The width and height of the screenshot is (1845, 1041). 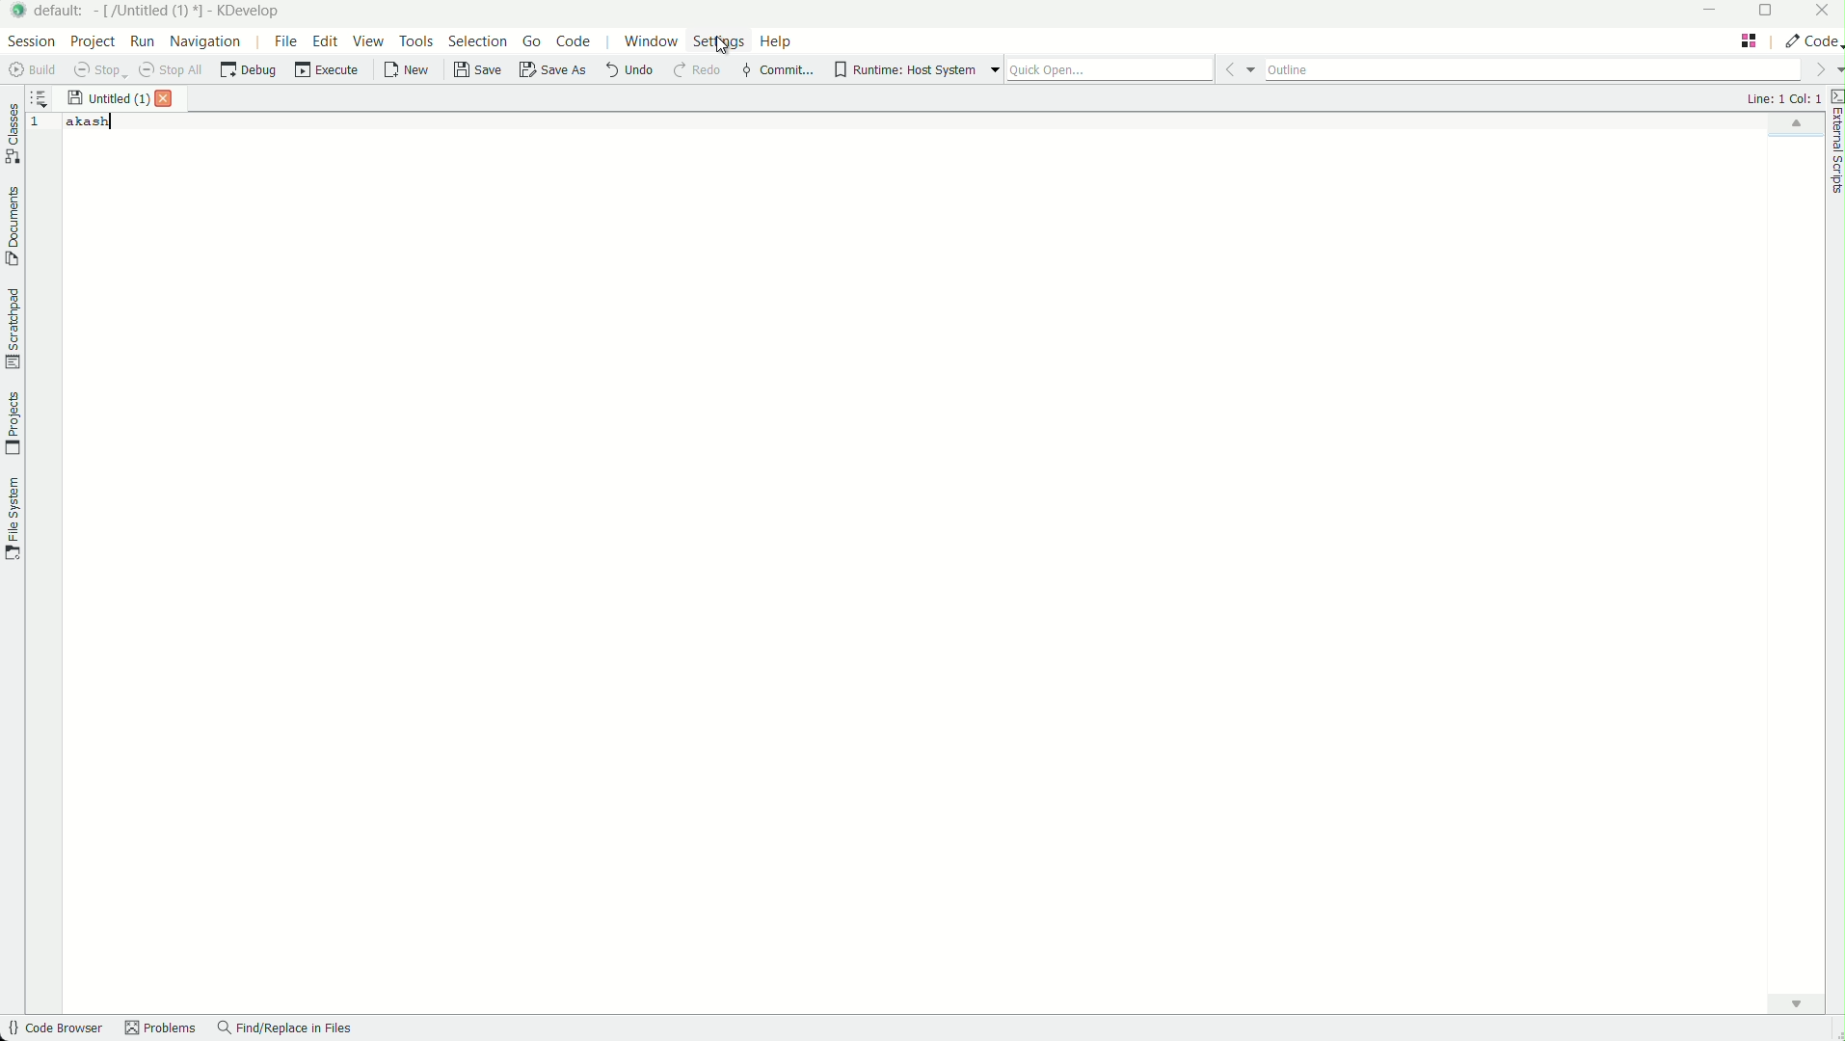 I want to click on sort the opened documents, so click(x=40, y=94).